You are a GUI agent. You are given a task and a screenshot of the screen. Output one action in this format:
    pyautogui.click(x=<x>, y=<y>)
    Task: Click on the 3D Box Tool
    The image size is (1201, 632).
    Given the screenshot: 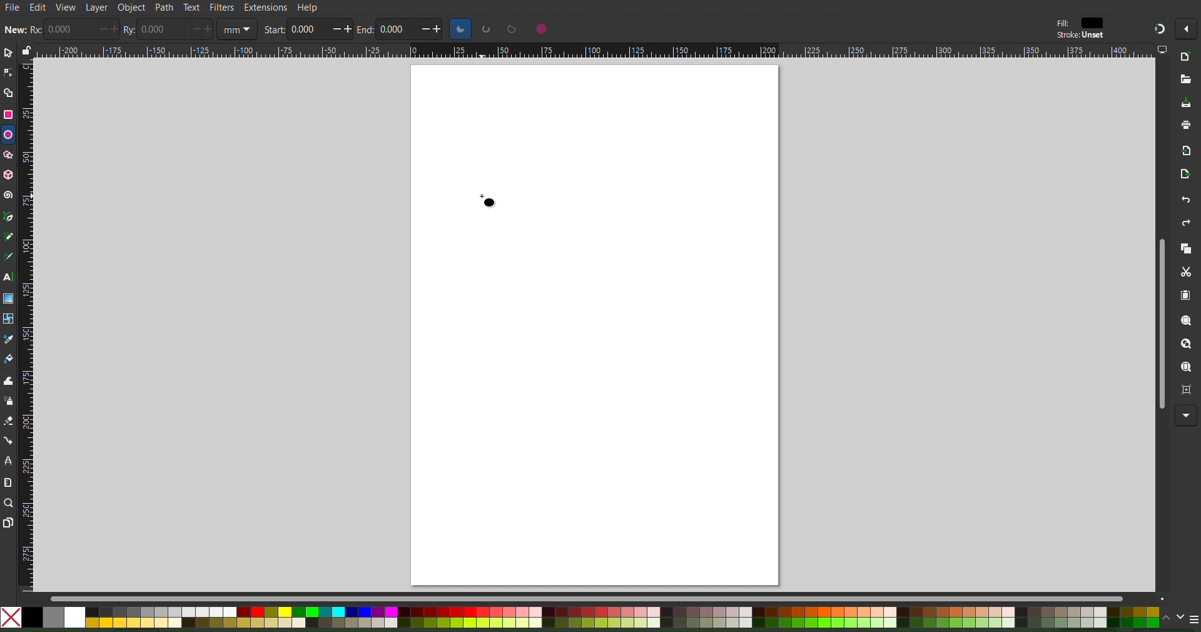 What is the action you would take?
    pyautogui.click(x=8, y=174)
    